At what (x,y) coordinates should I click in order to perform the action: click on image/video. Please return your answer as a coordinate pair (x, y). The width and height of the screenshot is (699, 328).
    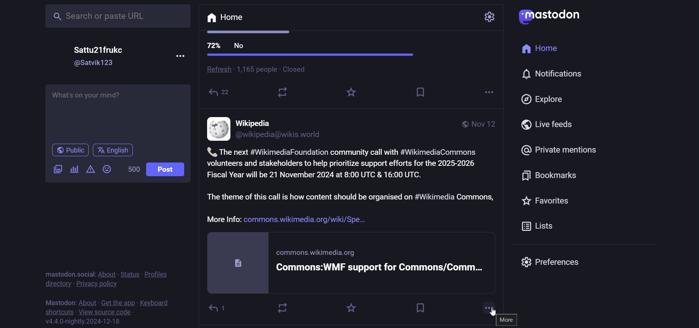
    Looking at the image, I should click on (57, 169).